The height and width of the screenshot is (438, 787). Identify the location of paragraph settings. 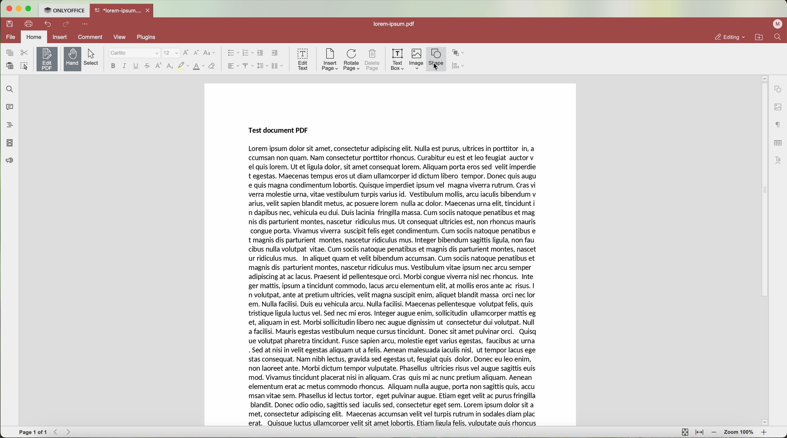
(776, 125).